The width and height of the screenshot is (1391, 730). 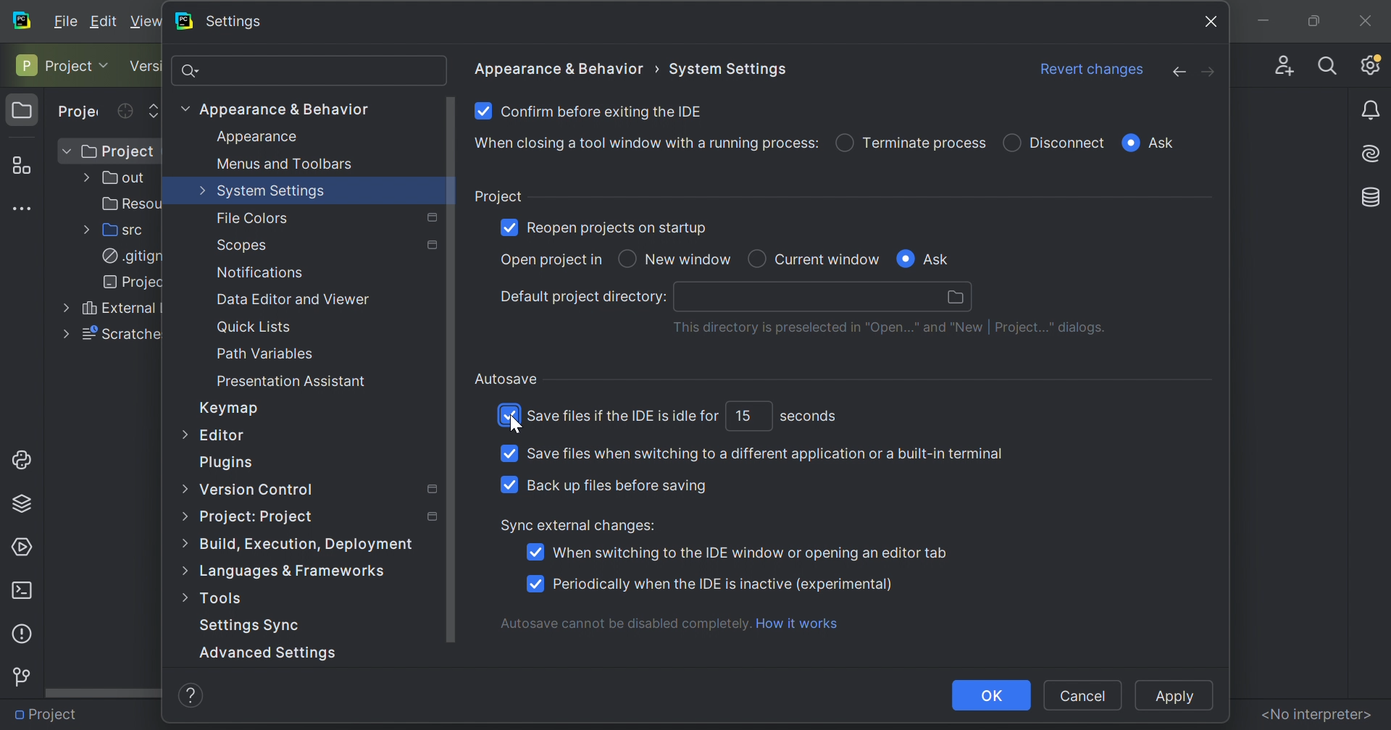 I want to click on Ask, so click(x=942, y=260).